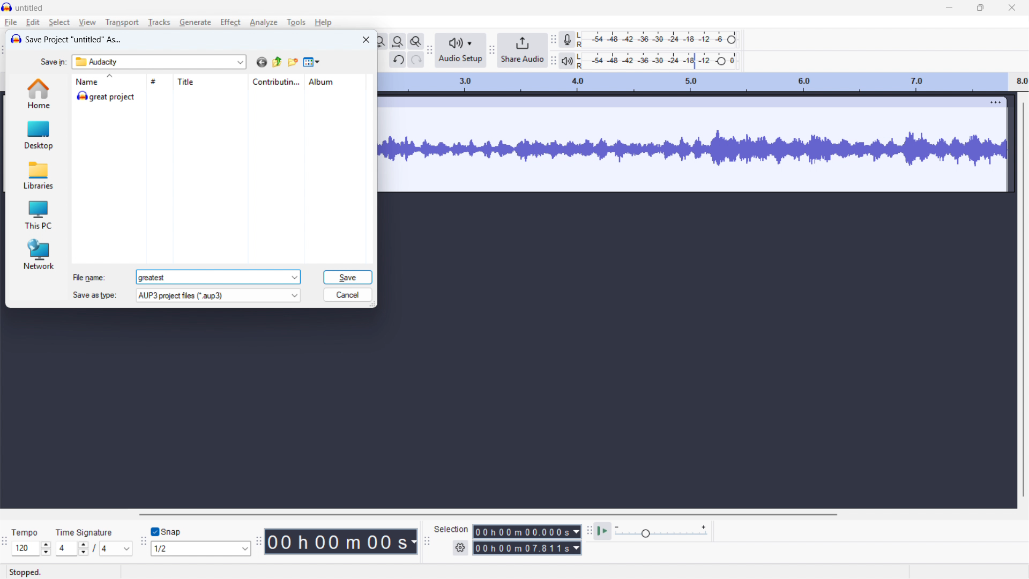 Image resolution: width=1029 pixels, height=579 pixels. I want to click on effect, so click(231, 21).